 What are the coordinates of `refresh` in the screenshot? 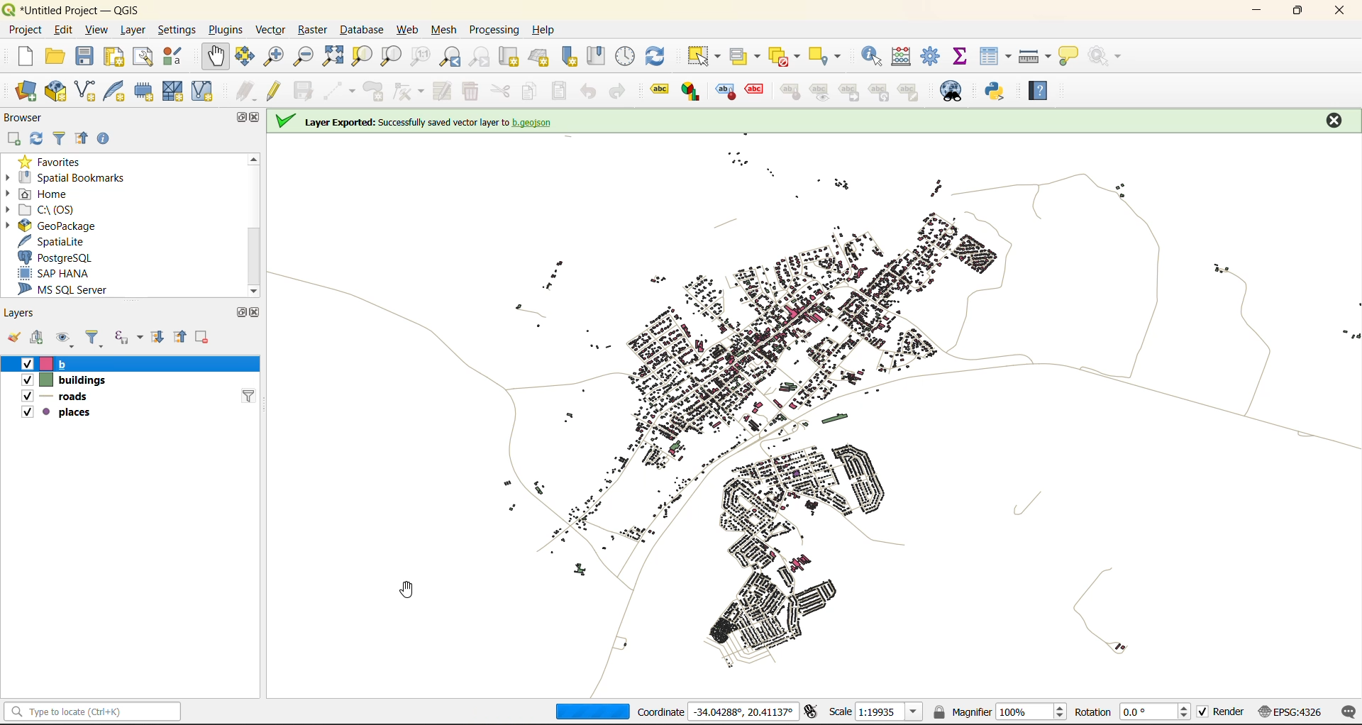 It's located at (658, 55).